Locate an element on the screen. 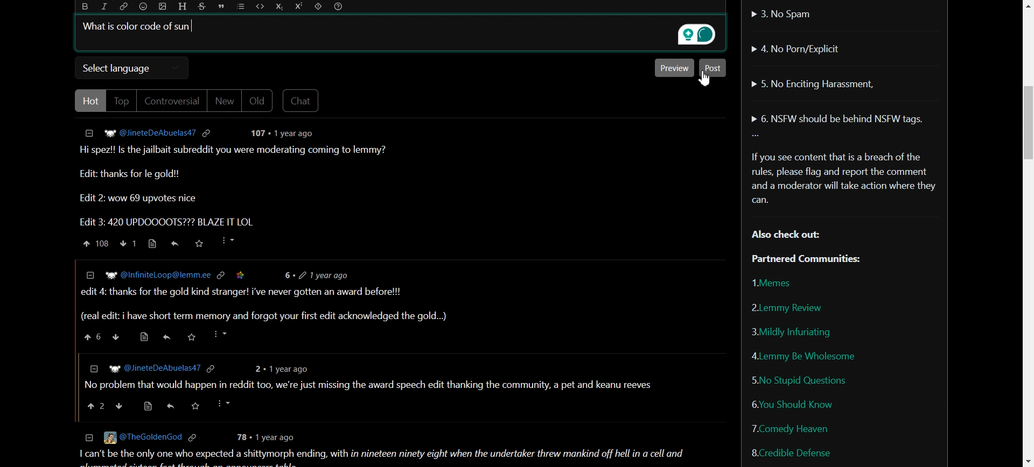 This screenshot has width=1034, height=467. upvote is located at coordinates (92, 336).